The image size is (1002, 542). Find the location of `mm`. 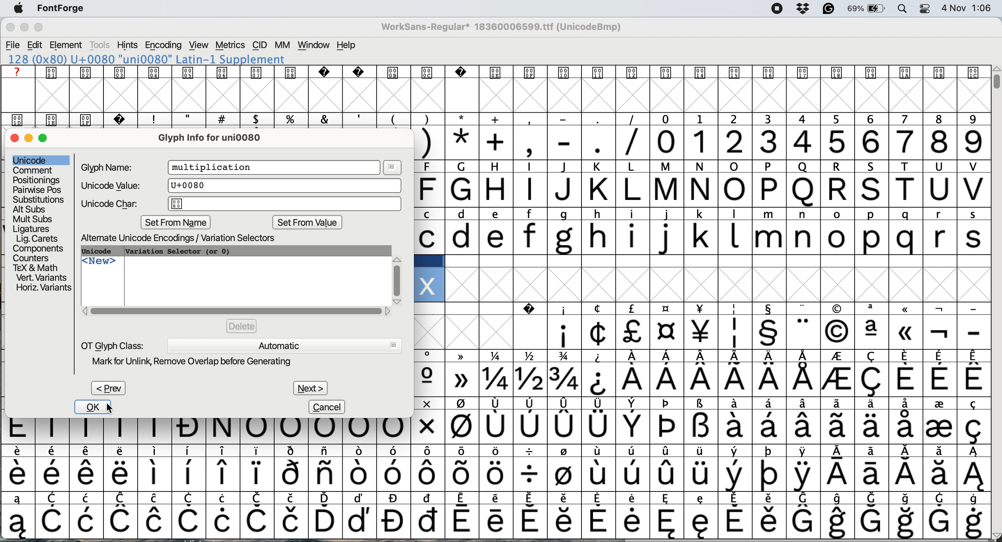

mm is located at coordinates (282, 45).